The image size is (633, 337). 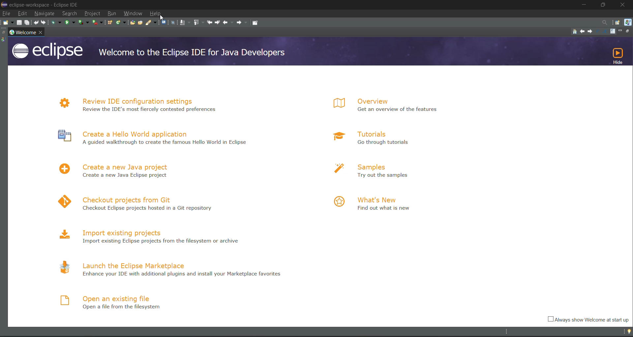 What do you see at coordinates (199, 23) in the screenshot?
I see `previous annotation` at bounding box center [199, 23].